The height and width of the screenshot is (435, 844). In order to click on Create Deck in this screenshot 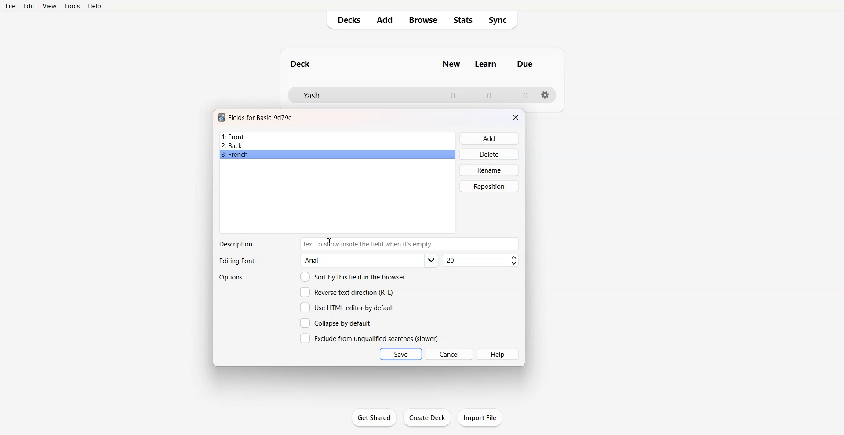, I will do `click(428, 417)`.